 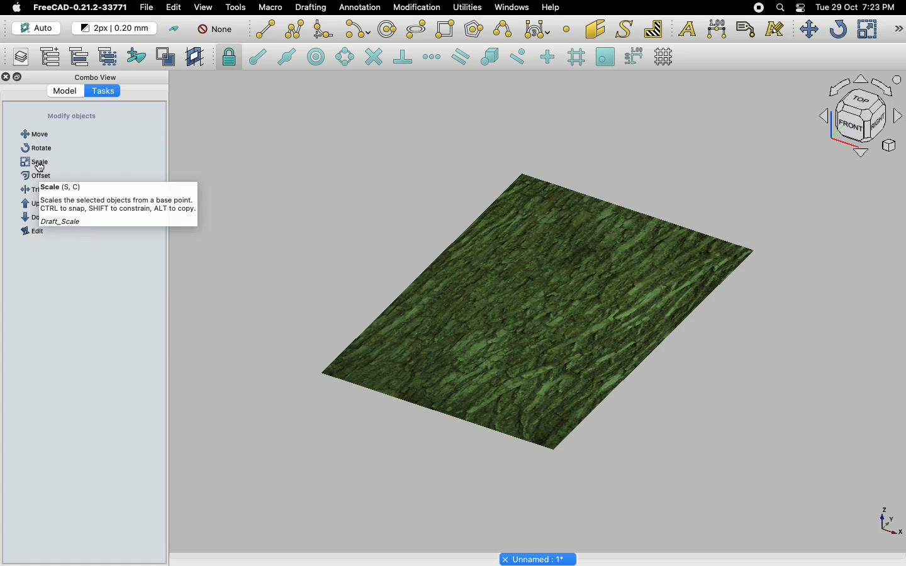 What do you see at coordinates (361, 8) in the screenshot?
I see `Annotation` at bounding box center [361, 8].